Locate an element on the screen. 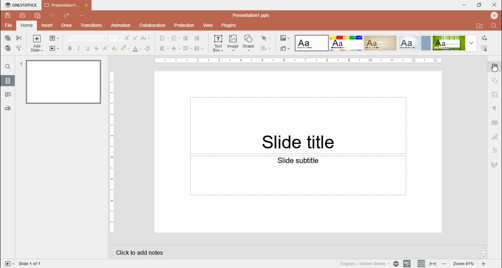 The height and width of the screenshot is (268, 502). customize quick access toolbar is located at coordinates (81, 16).